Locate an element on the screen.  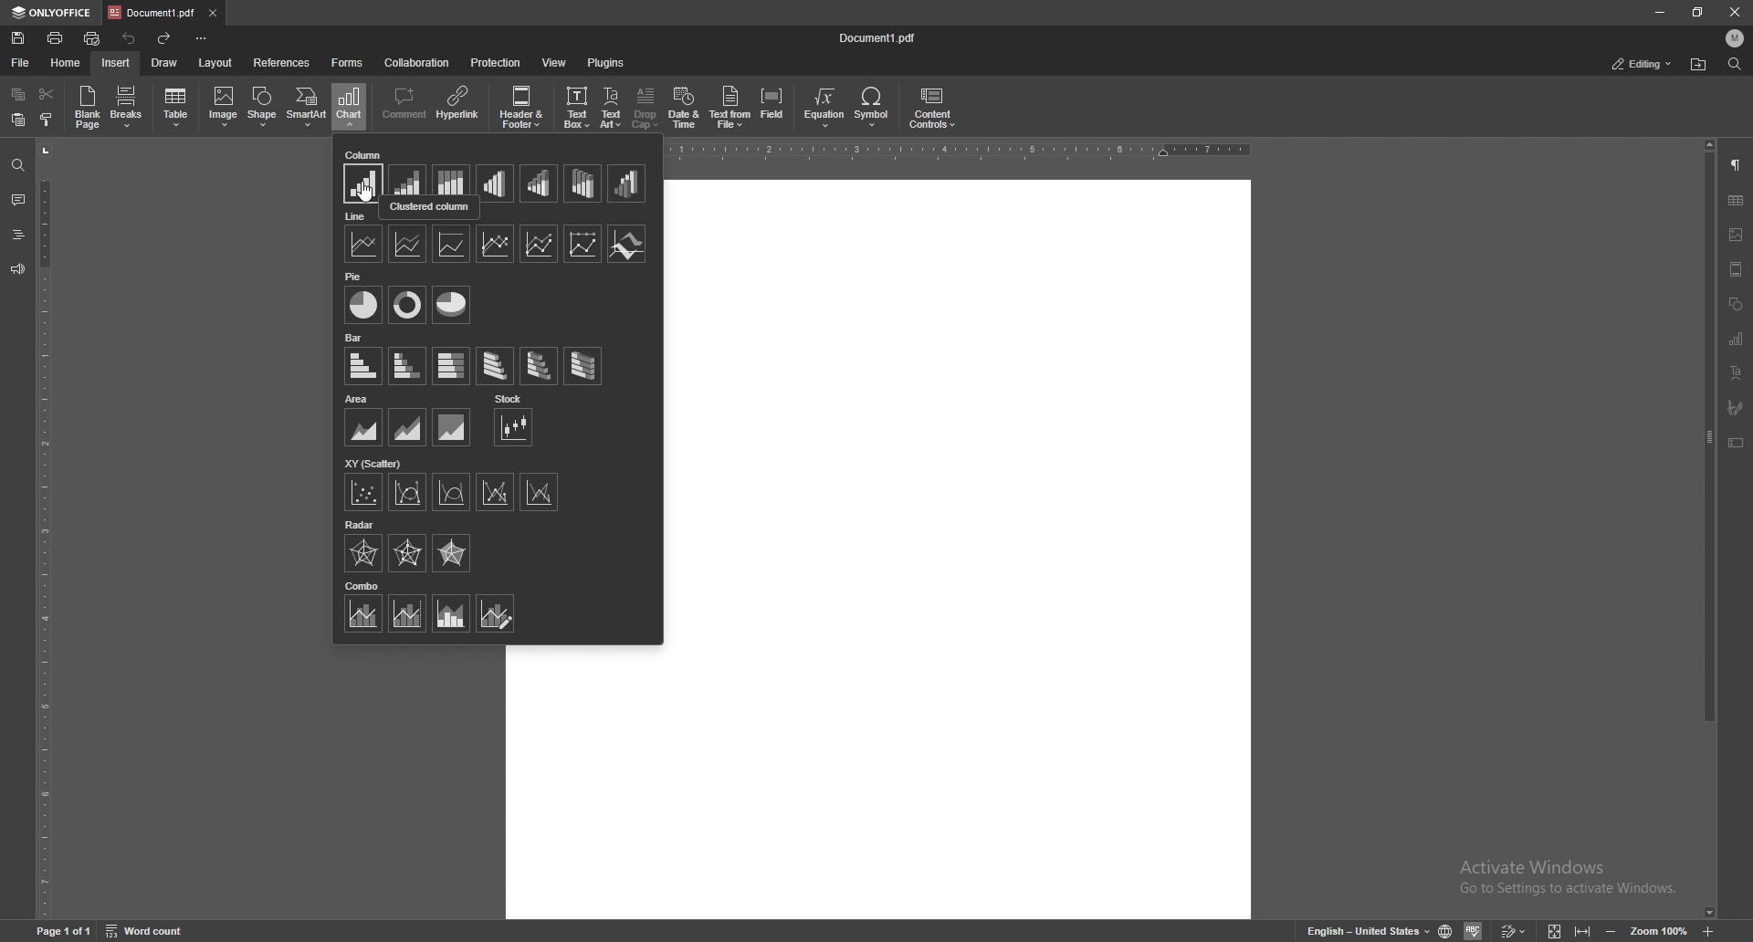
save is located at coordinates (18, 37).